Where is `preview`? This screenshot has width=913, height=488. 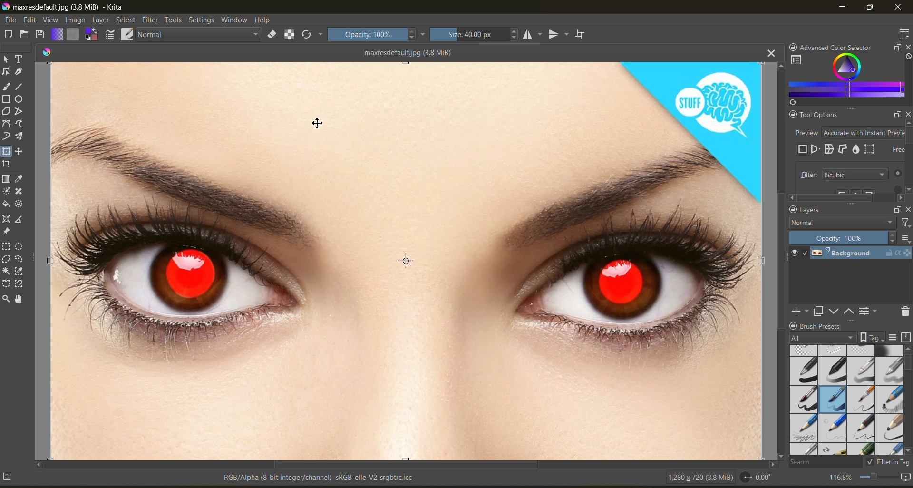 preview is located at coordinates (846, 133).